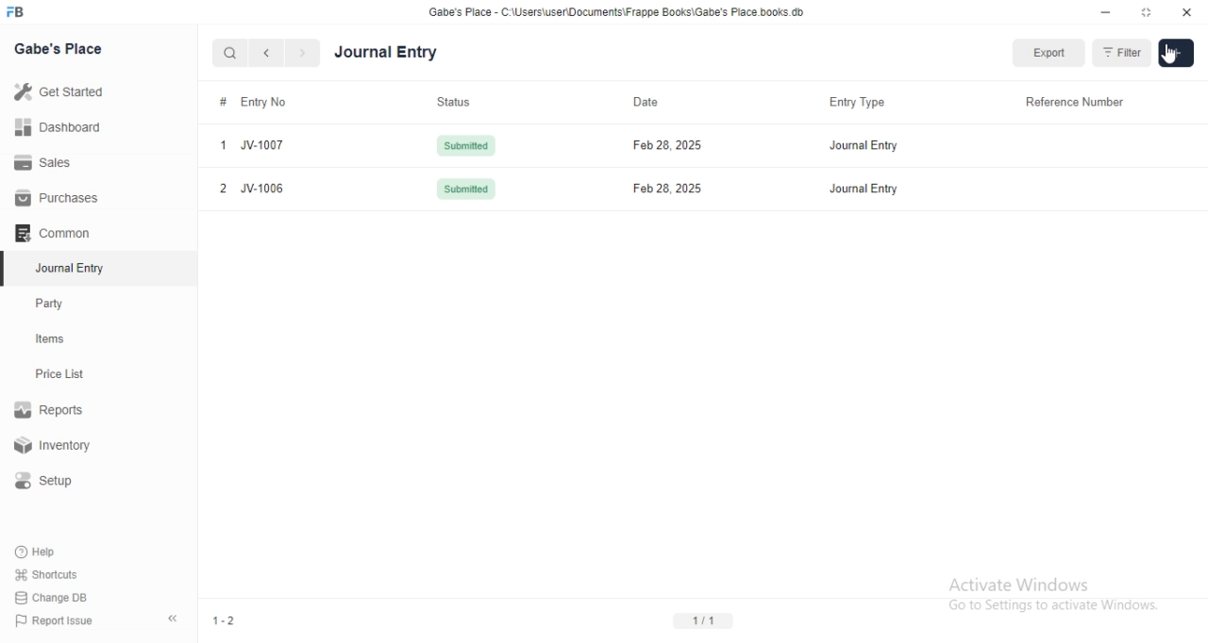 The image size is (1208, 643). I want to click on Entry Type, so click(852, 102).